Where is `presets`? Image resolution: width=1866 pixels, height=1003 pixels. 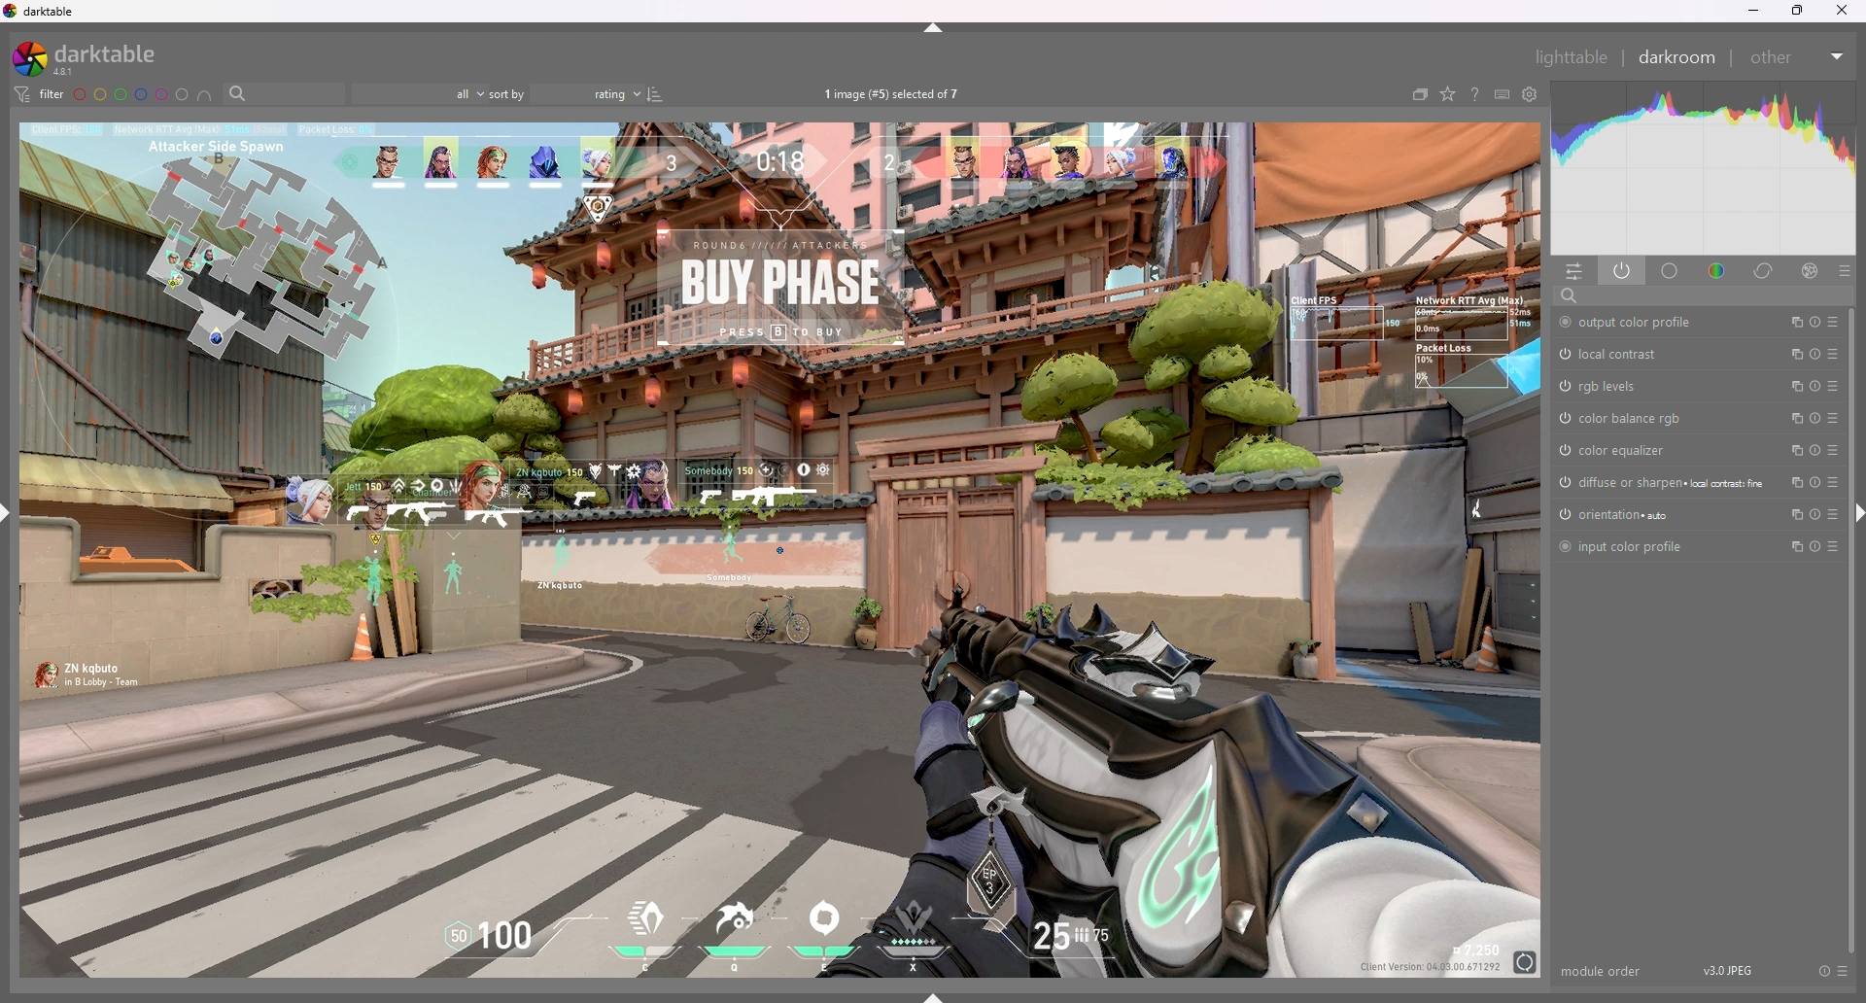
presets is located at coordinates (1834, 322).